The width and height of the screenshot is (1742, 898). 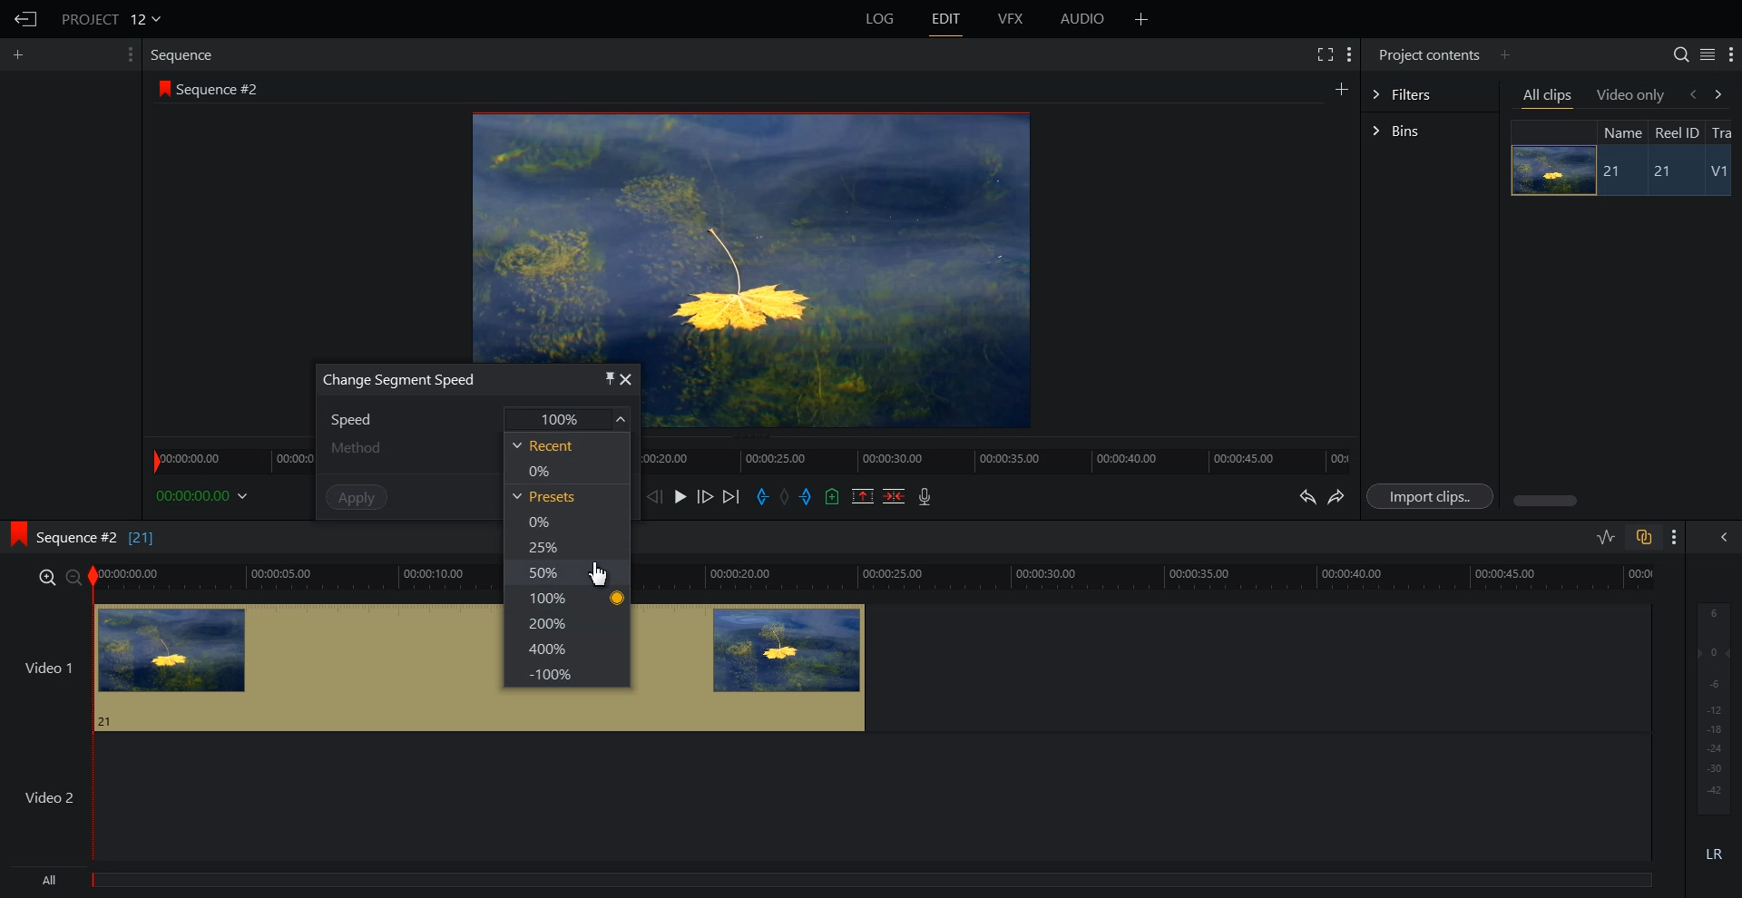 What do you see at coordinates (1691, 93) in the screenshot?
I see `backward` at bounding box center [1691, 93].